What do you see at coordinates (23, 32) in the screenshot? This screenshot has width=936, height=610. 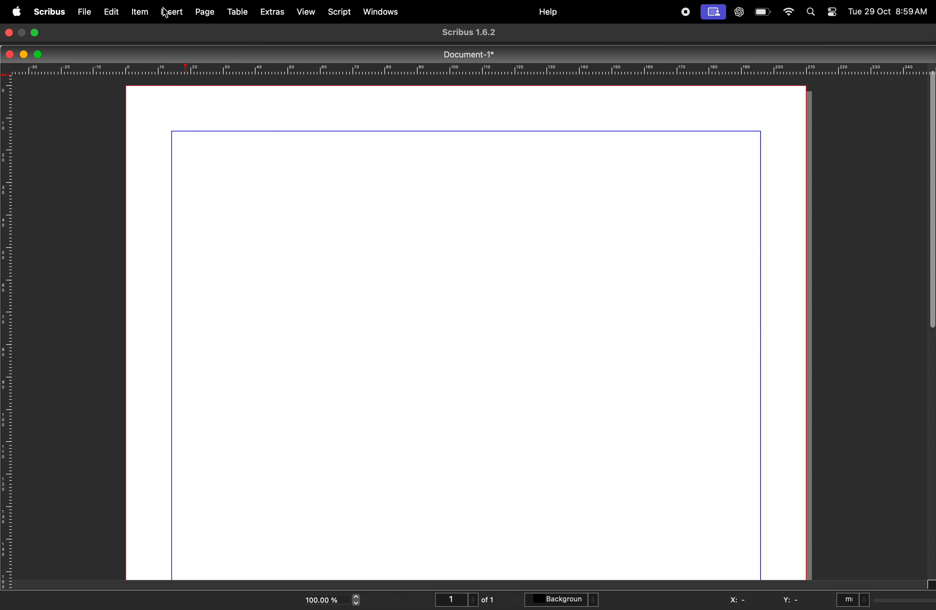 I see `minimize` at bounding box center [23, 32].